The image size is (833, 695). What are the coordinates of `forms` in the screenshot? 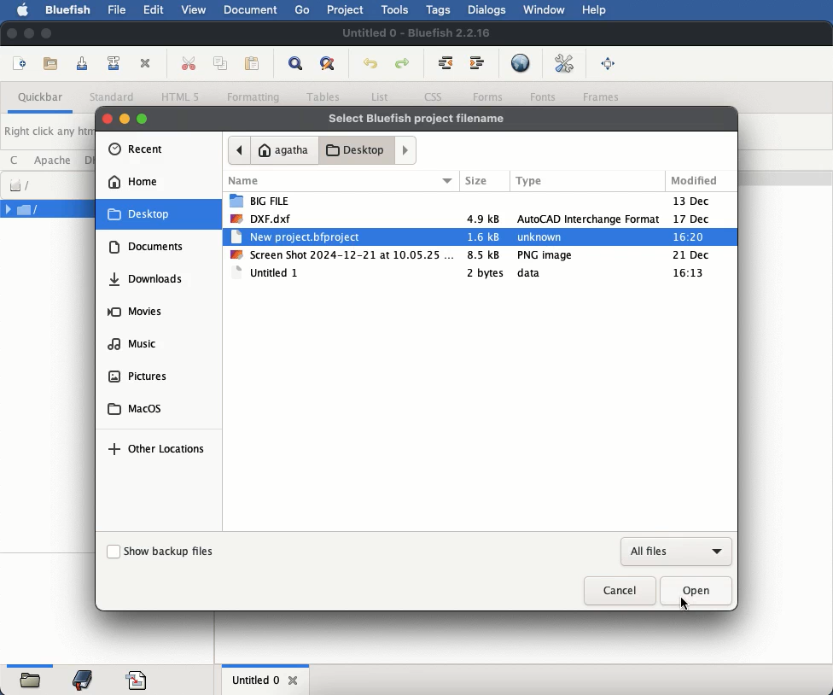 It's located at (488, 97).